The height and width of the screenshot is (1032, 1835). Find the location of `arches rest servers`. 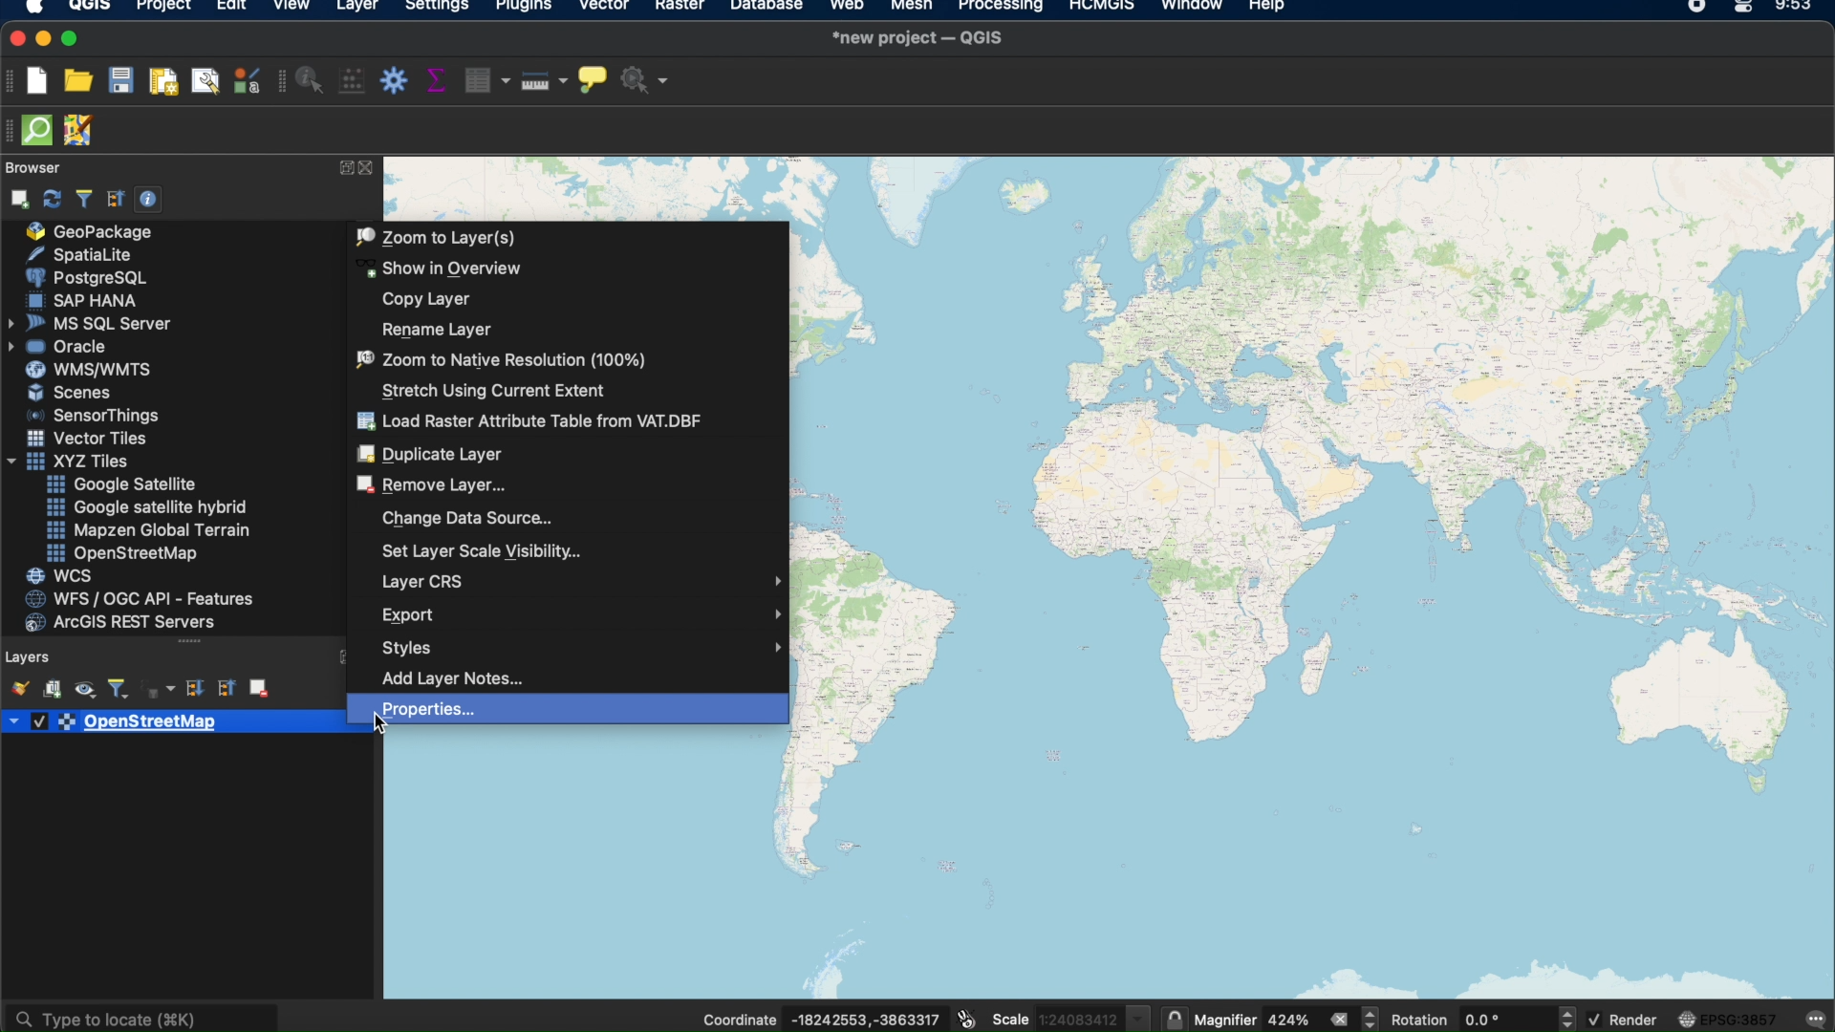

arches rest servers is located at coordinates (127, 624).